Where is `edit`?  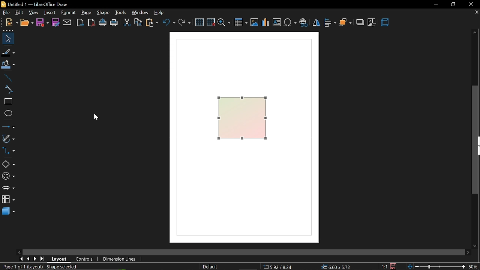 edit is located at coordinates (19, 13).